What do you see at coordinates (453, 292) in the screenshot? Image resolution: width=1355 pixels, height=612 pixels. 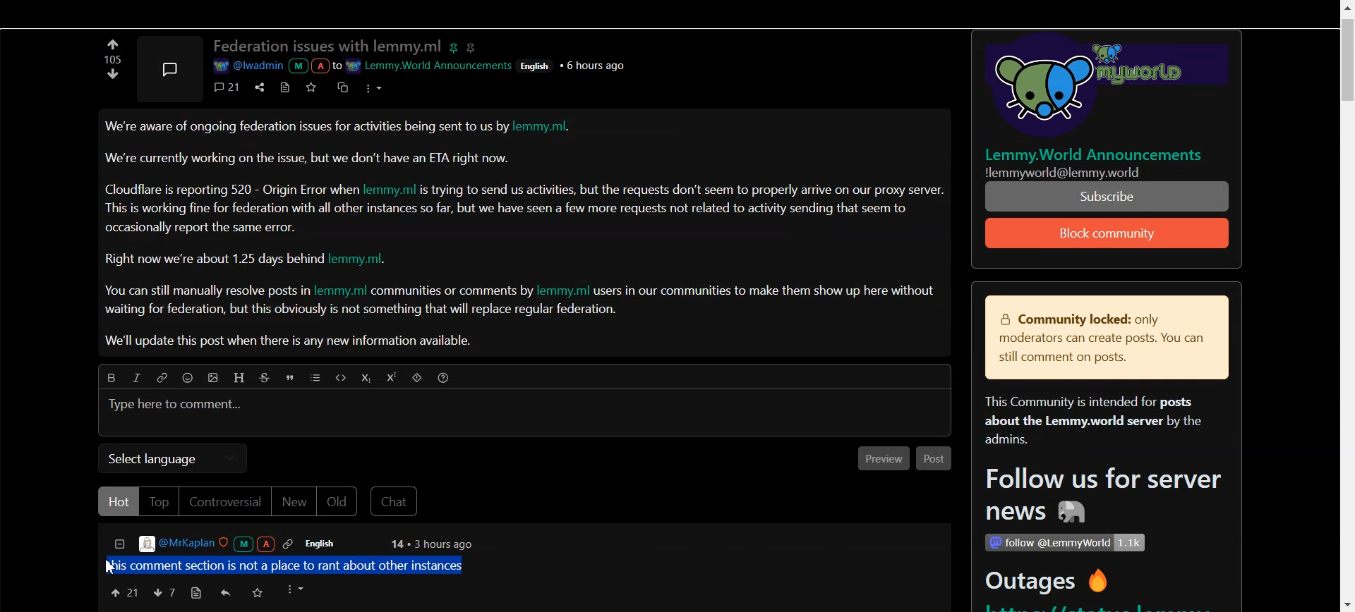 I see `communities or comments by` at bounding box center [453, 292].